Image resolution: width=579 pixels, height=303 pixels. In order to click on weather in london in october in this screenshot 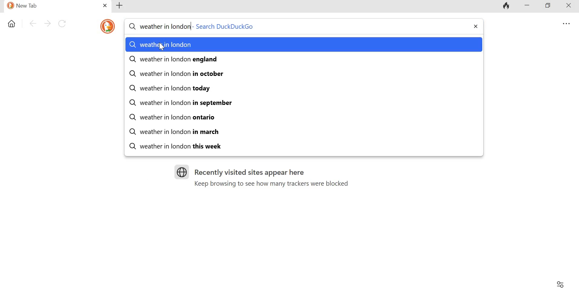, I will do `click(305, 74)`.